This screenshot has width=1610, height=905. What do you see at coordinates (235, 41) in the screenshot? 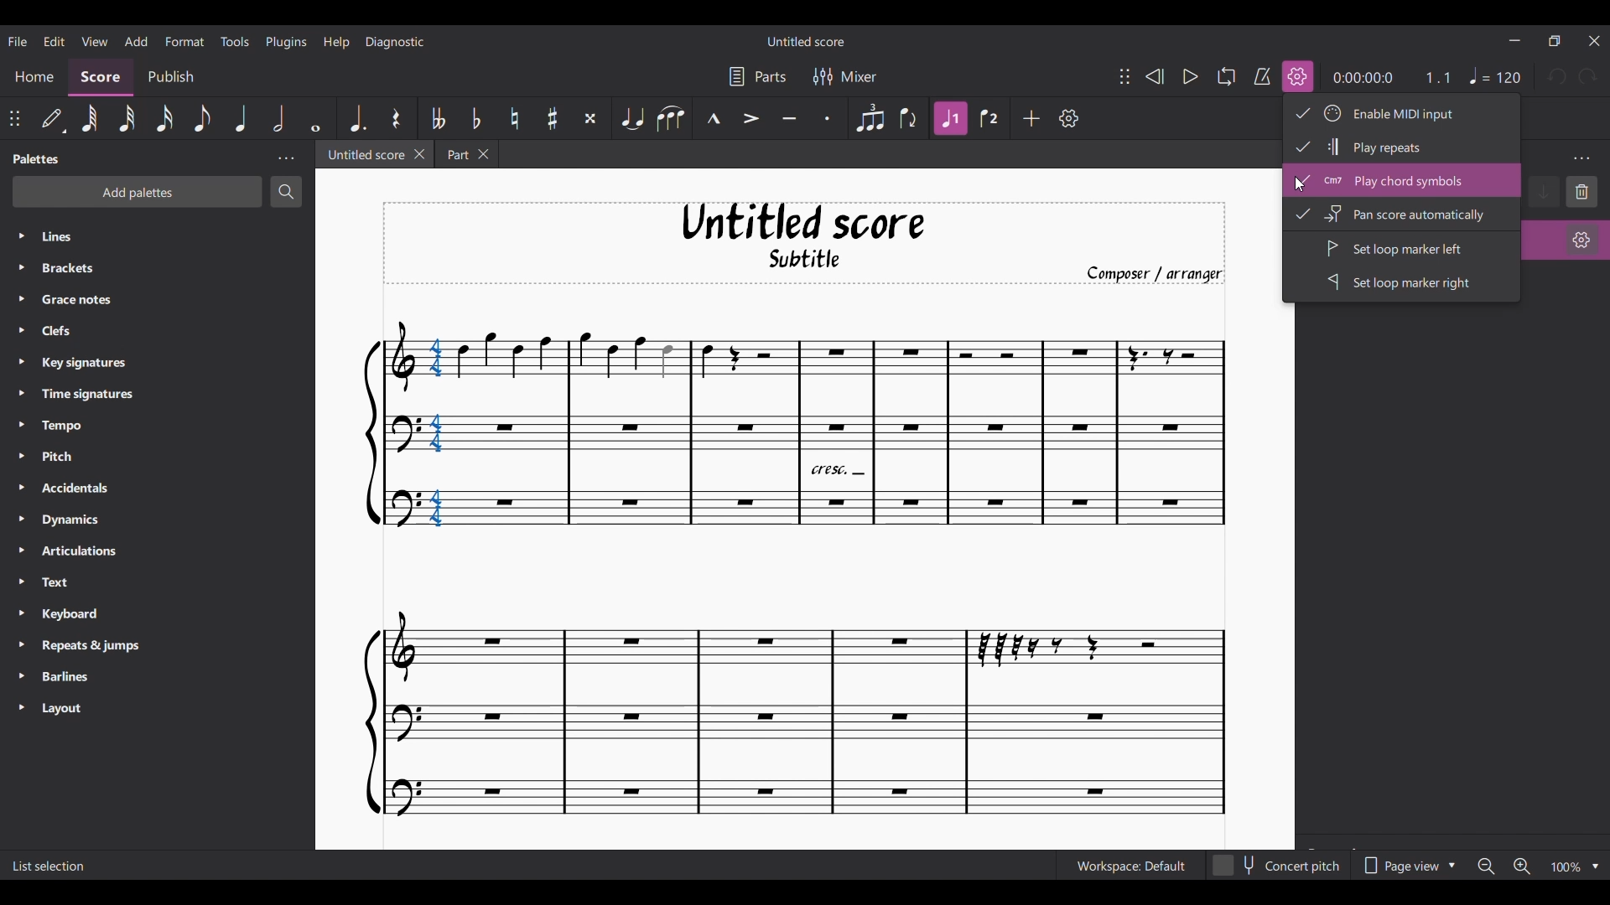
I see `Tools menu` at bounding box center [235, 41].